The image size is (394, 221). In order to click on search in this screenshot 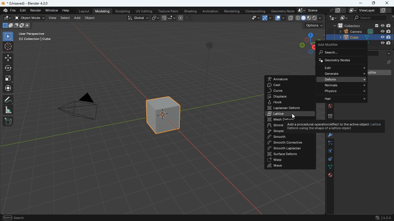, I will do `click(339, 53)`.